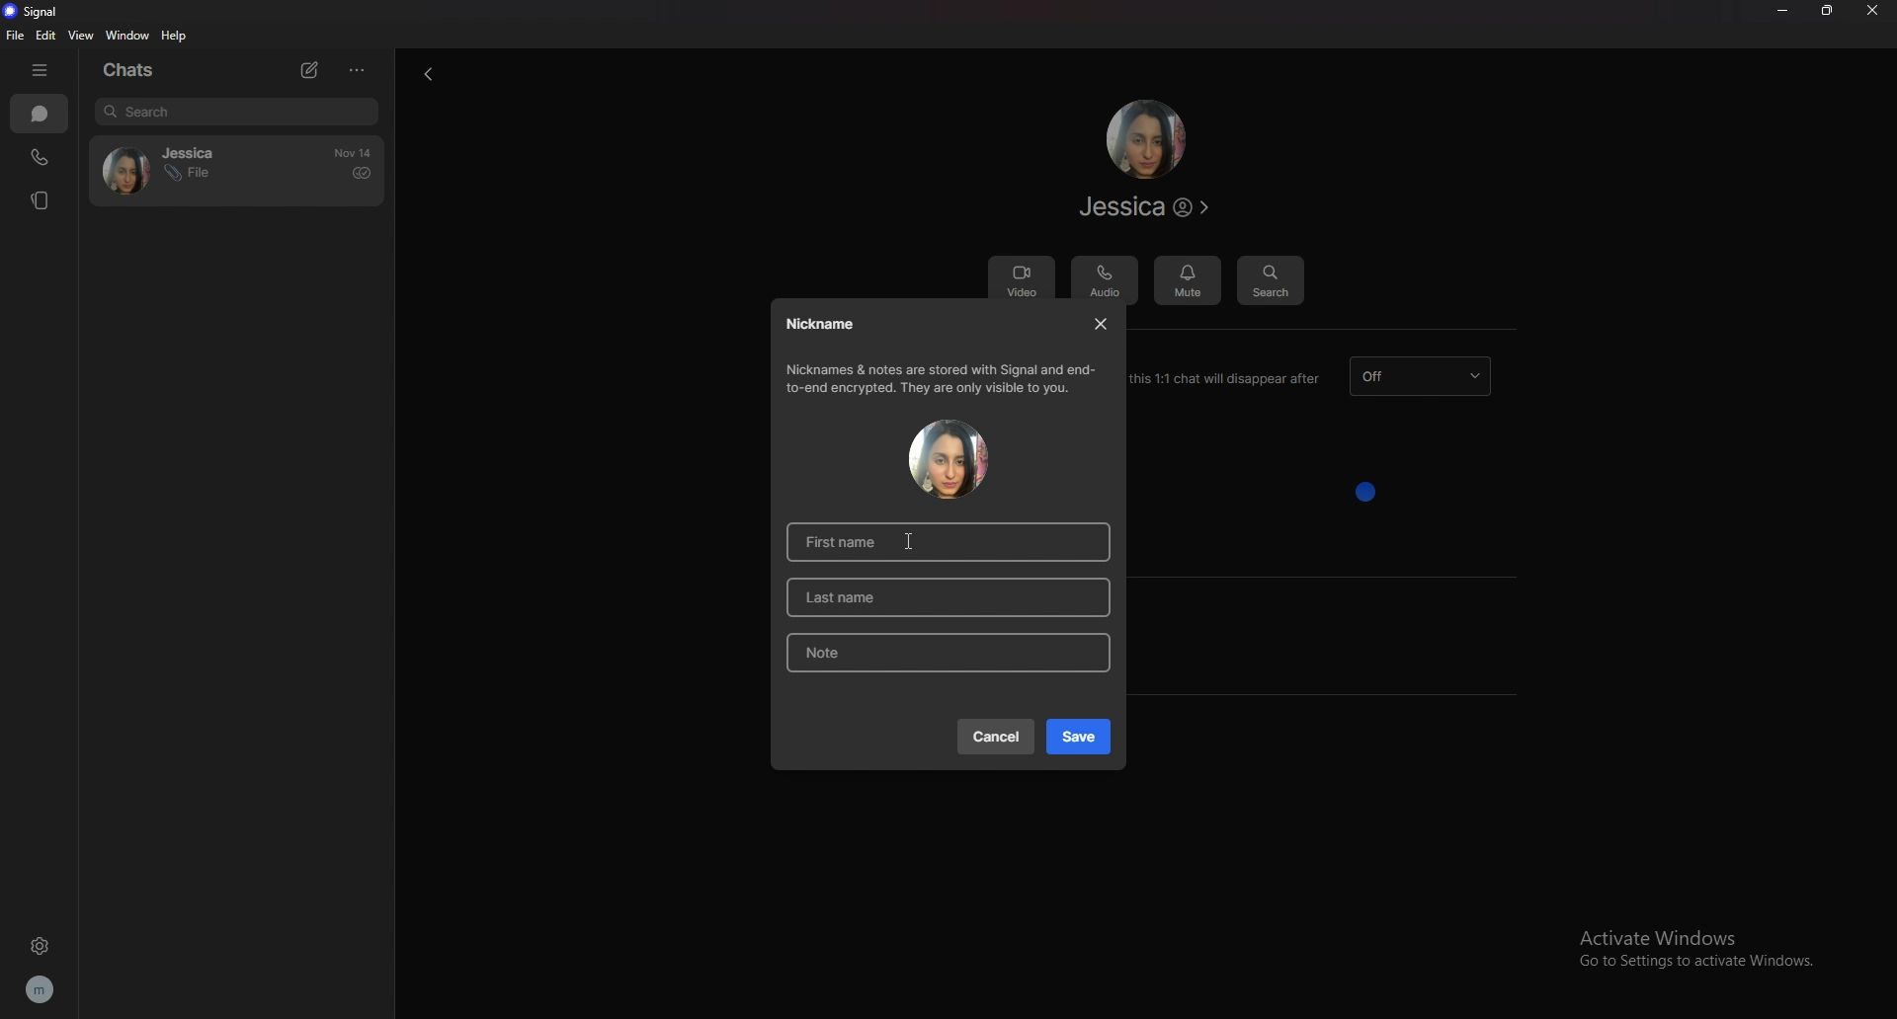  Describe the element at coordinates (1104, 281) in the screenshot. I see `audio` at that location.